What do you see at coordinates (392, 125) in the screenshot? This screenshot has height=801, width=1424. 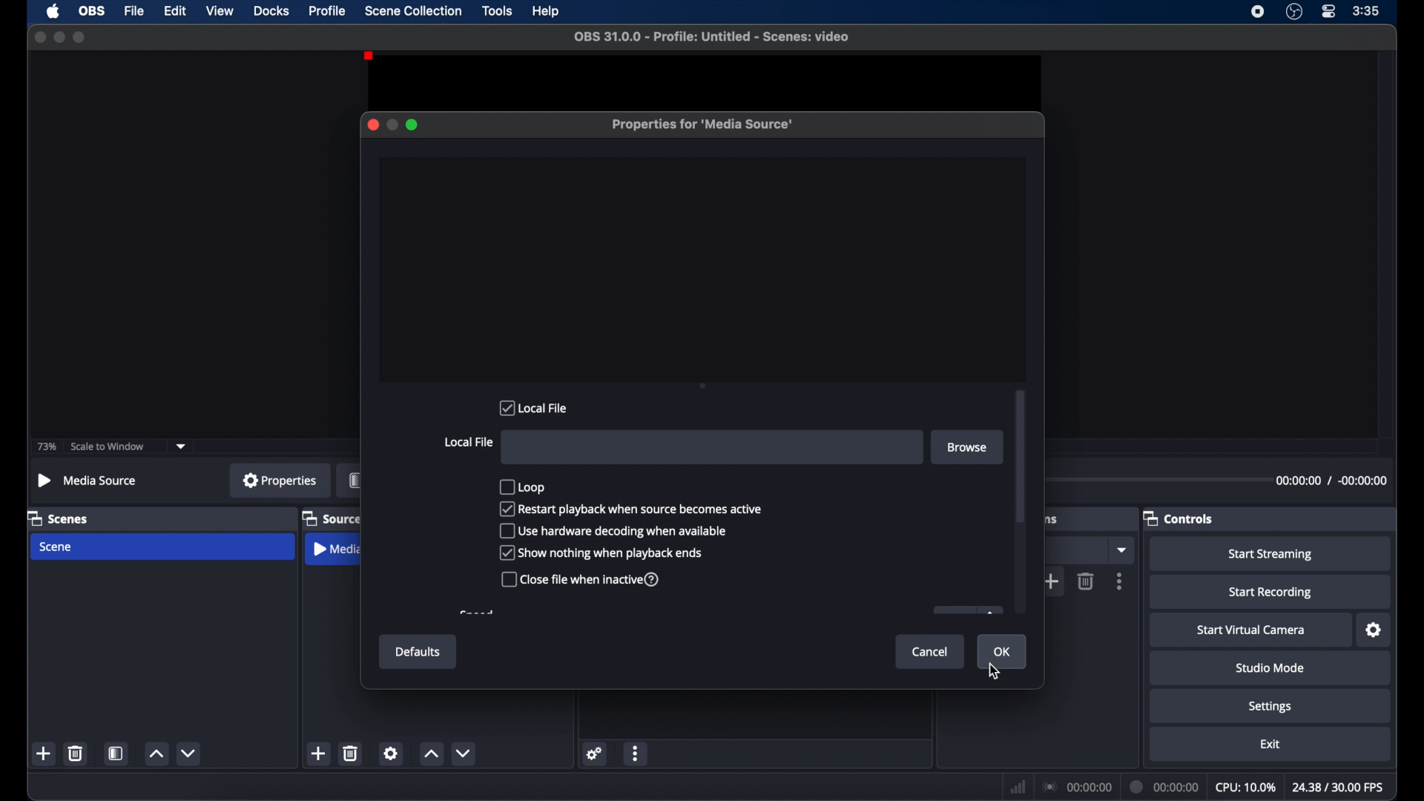 I see `minimize` at bounding box center [392, 125].